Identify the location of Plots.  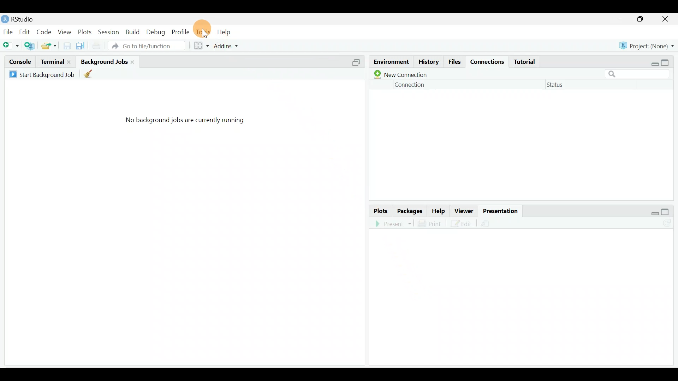
(86, 32).